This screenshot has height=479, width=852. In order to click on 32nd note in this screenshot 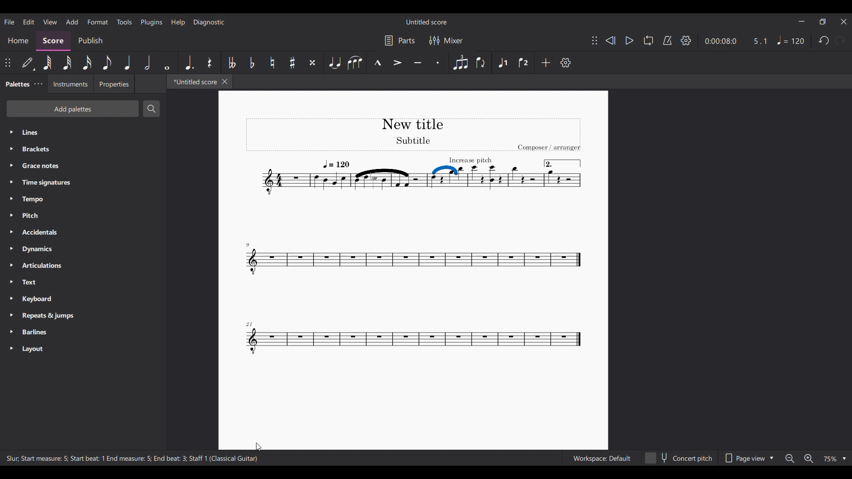, I will do `click(67, 63)`.